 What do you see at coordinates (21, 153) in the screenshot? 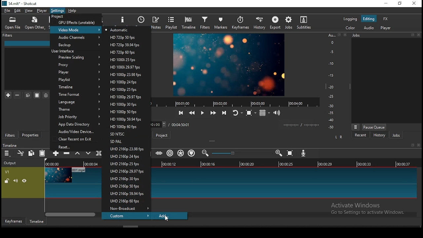
I see `cut` at bounding box center [21, 153].